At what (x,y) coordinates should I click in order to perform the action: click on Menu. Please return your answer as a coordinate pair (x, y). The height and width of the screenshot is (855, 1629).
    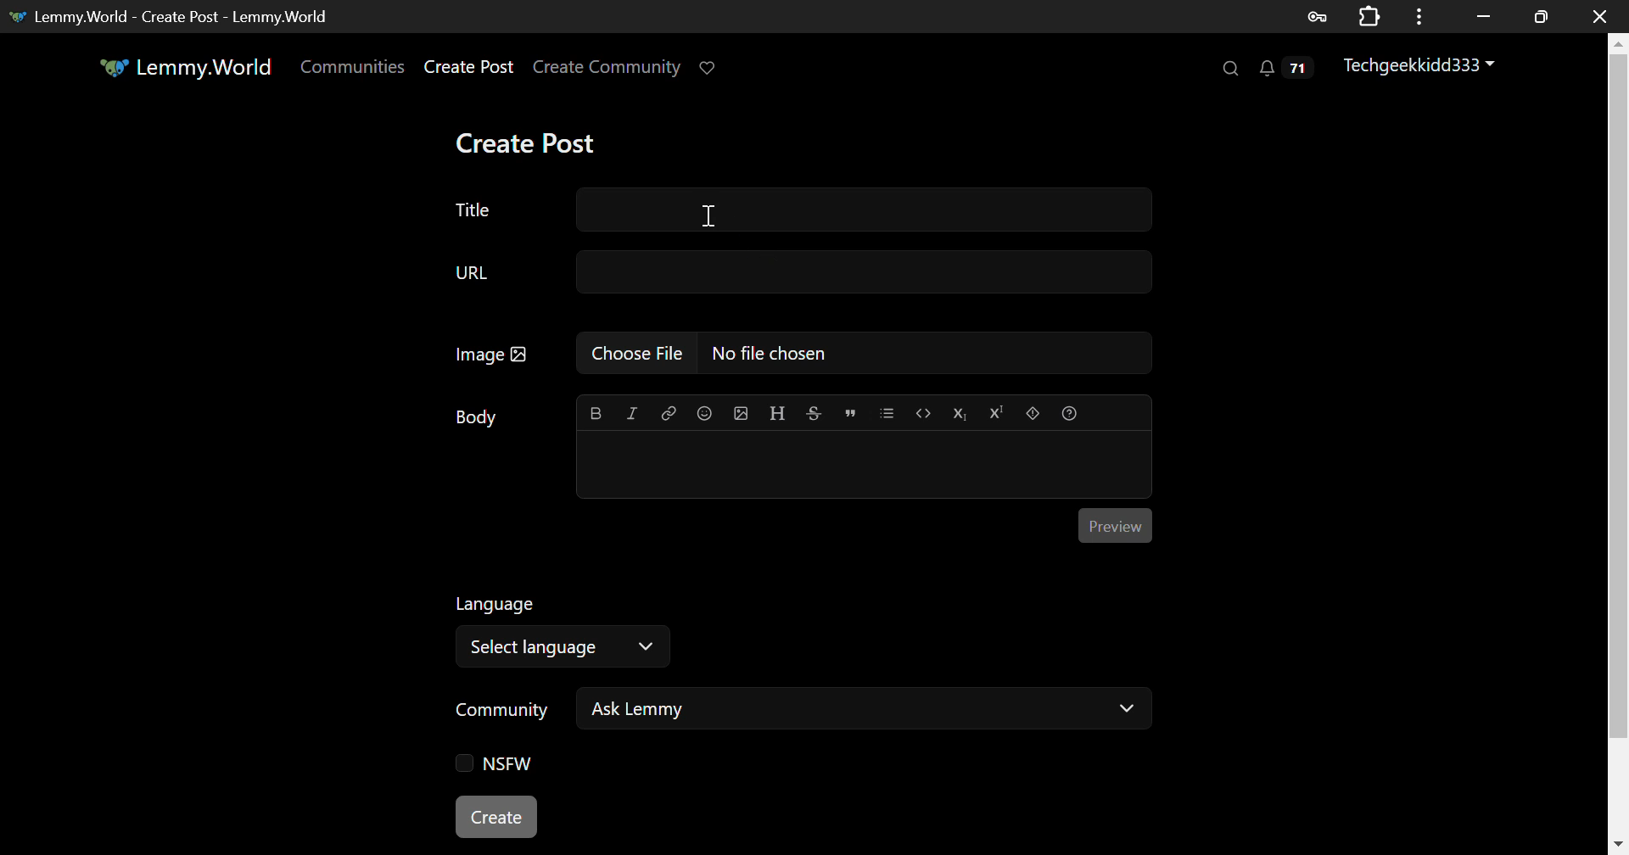
    Looking at the image, I should click on (1419, 16).